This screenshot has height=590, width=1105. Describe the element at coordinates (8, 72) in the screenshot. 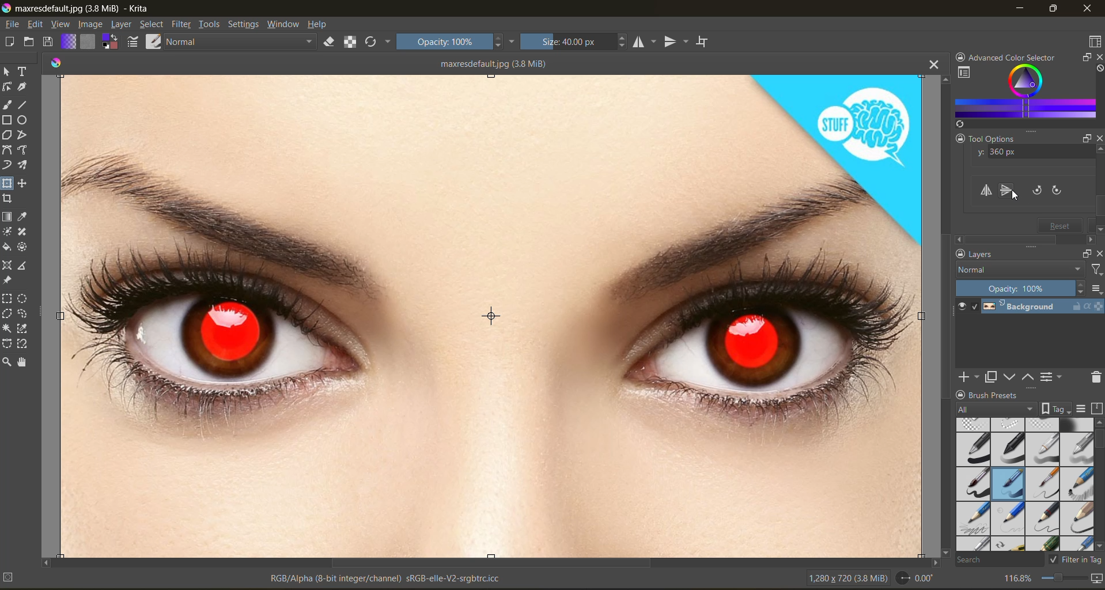

I see `tool` at that location.